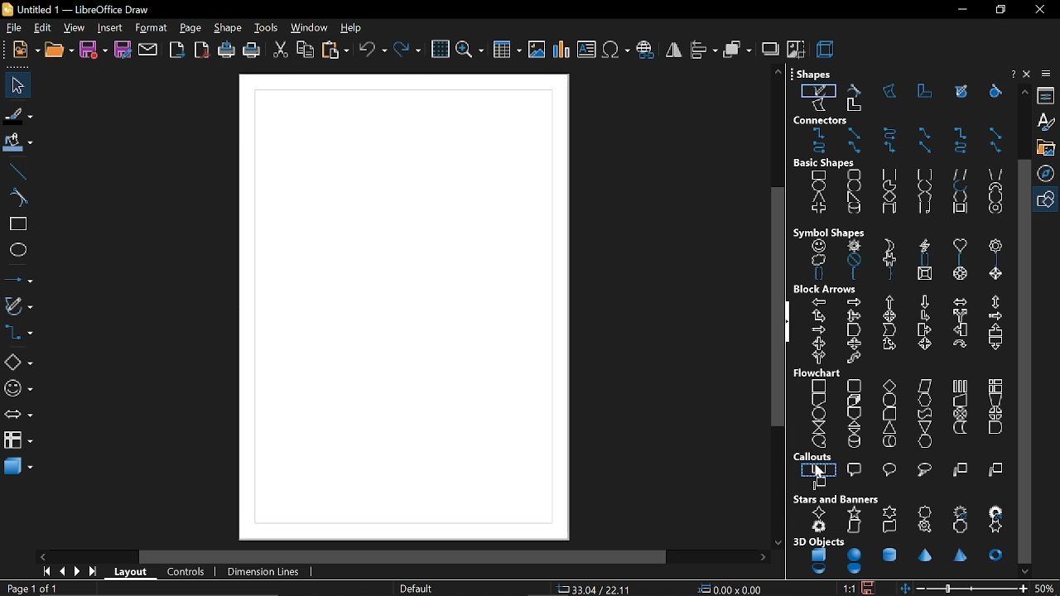  What do you see at coordinates (996, 555) in the screenshot?
I see `torus` at bounding box center [996, 555].